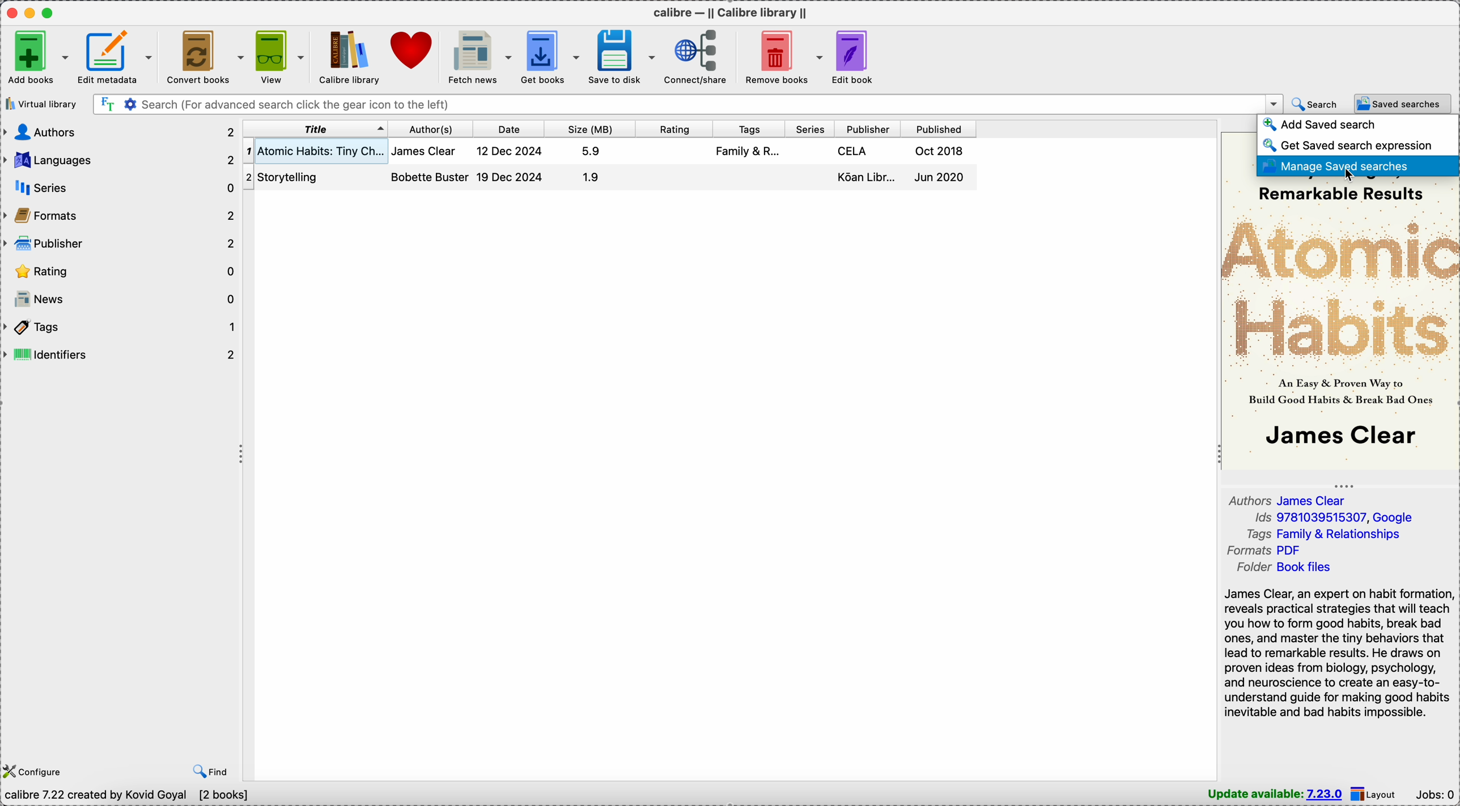 The width and height of the screenshot is (1460, 806). I want to click on storytelling, so click(295, 176).